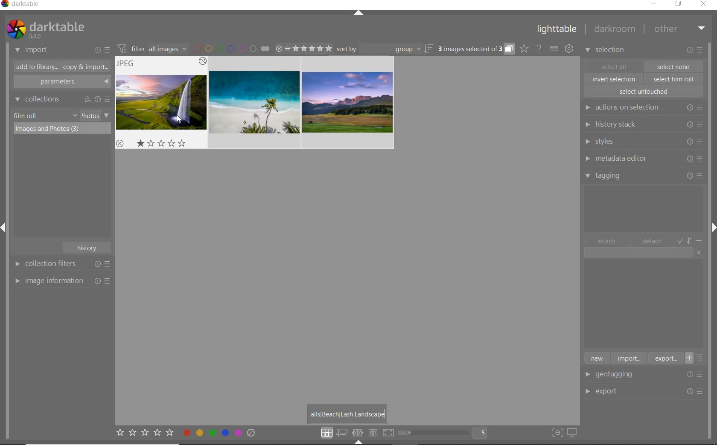 This screenshot has width=717, height=445. I want to click on select all, so click(614, 66).